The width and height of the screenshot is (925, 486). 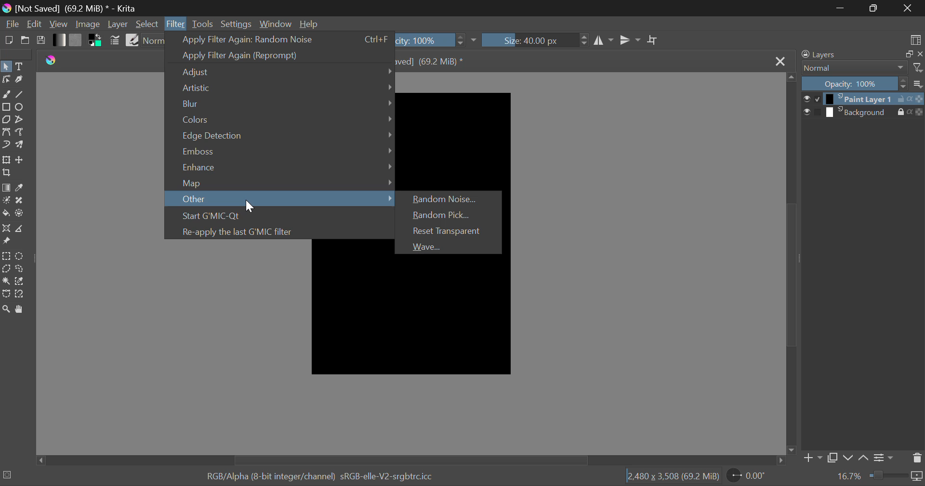 What do you see at coordinates (20, 133) in the screenshot?
I see `Freehand Path Tool` at bounding box center [20, 133].